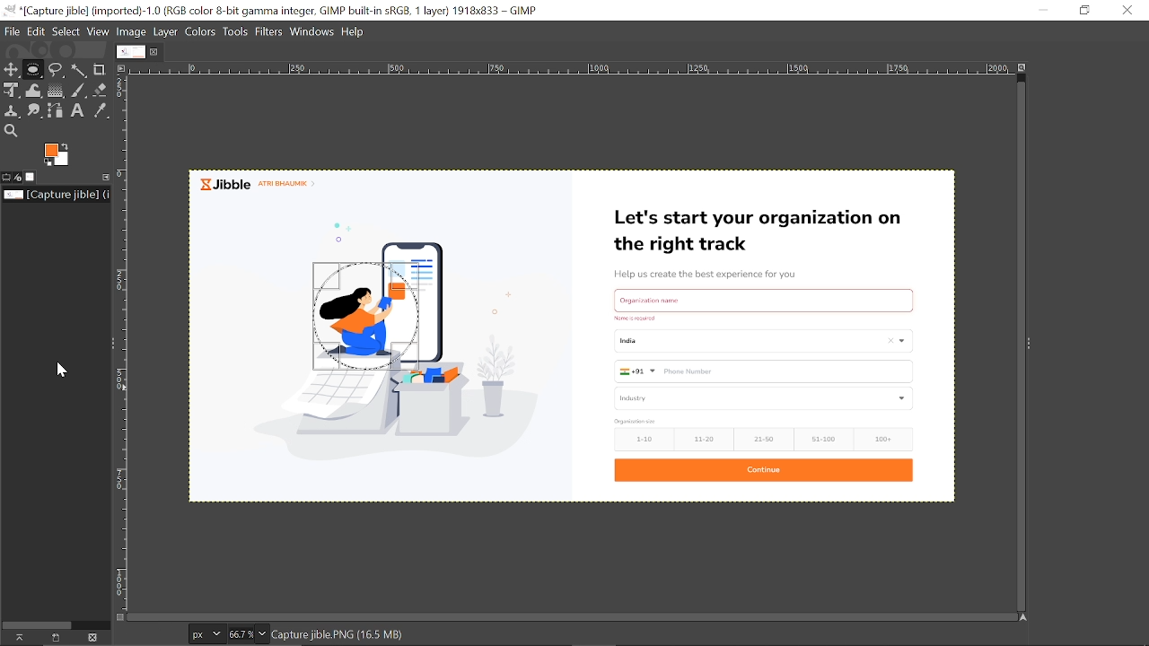  Describe the element at coordinates (1013, 342) in the screenshot. I see `vertical scroll bar` at that location.